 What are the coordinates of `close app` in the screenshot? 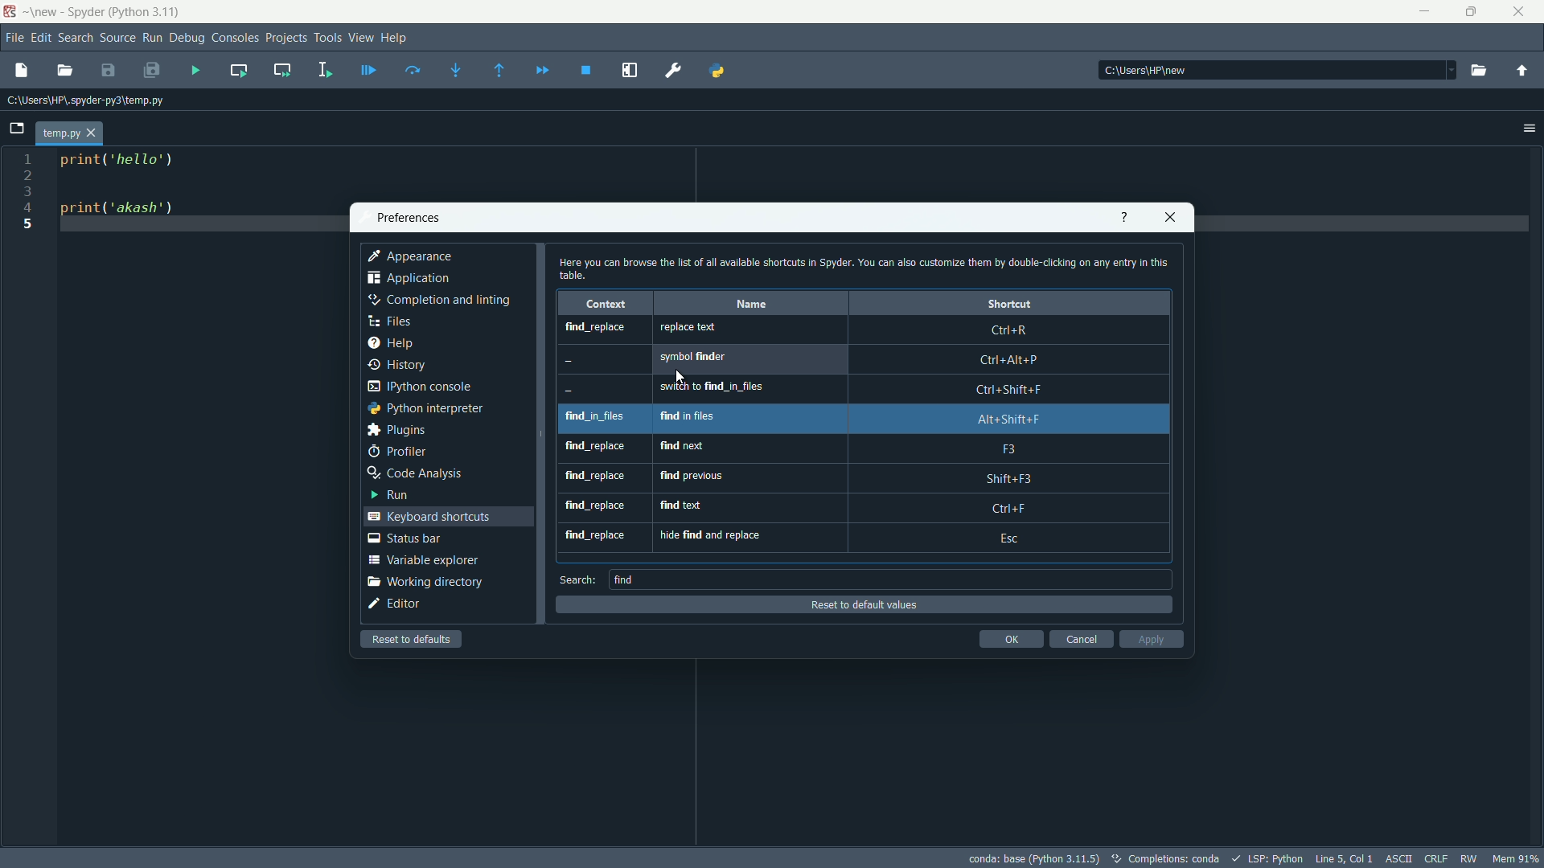 It's located at (1518, 11).